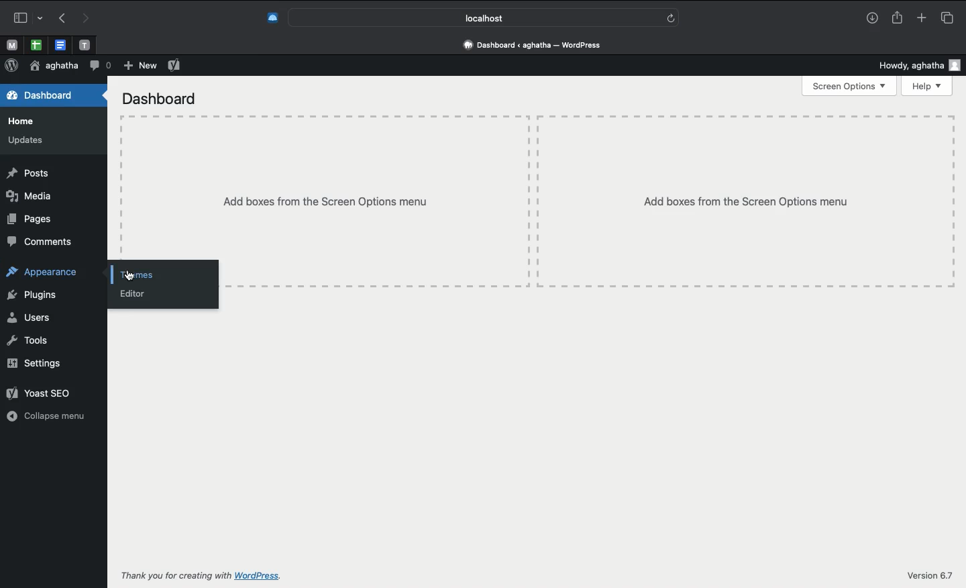 This screenshot has height=588, width=966. I want to click on open tab, so click(85, 46).